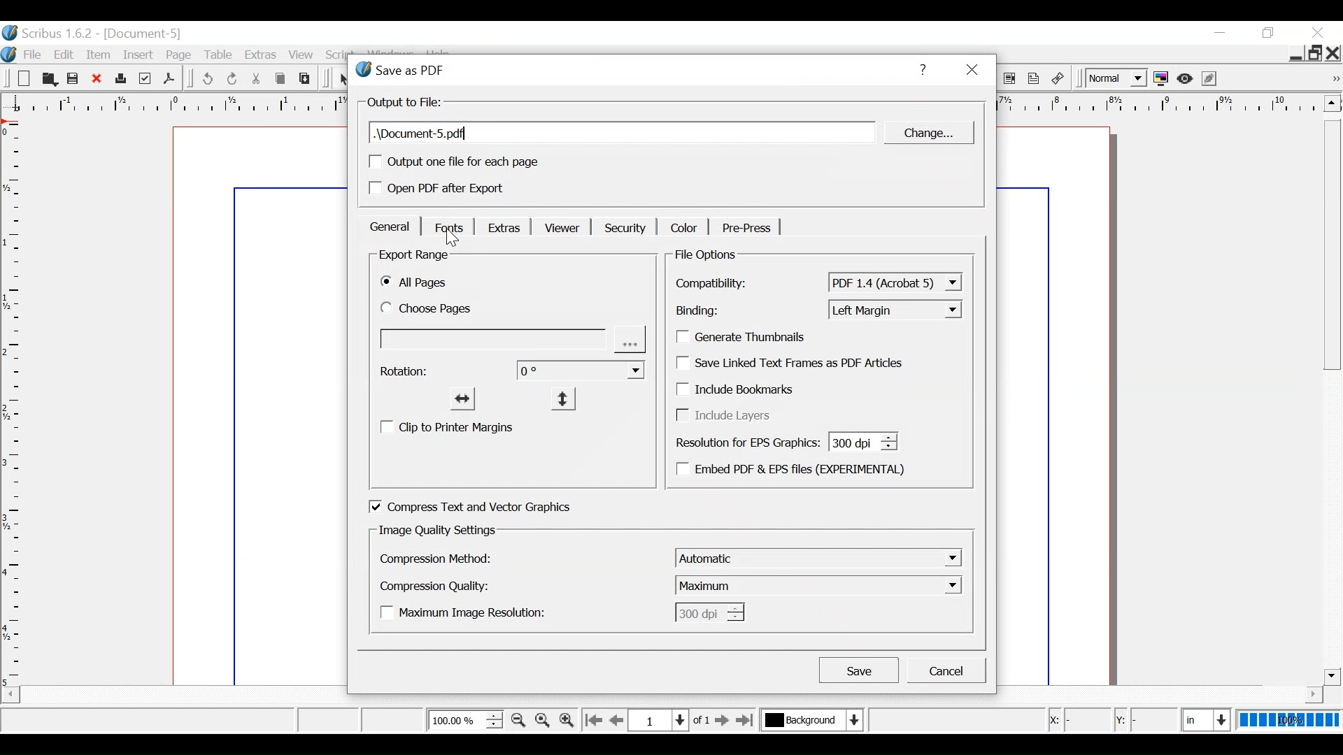  I want to click on Zoom out, so click(518, 720).